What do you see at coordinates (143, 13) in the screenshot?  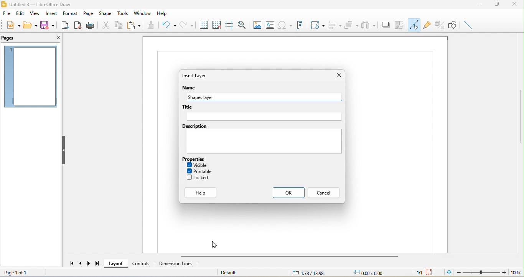 I see `window` at bounding box center [143, 13].